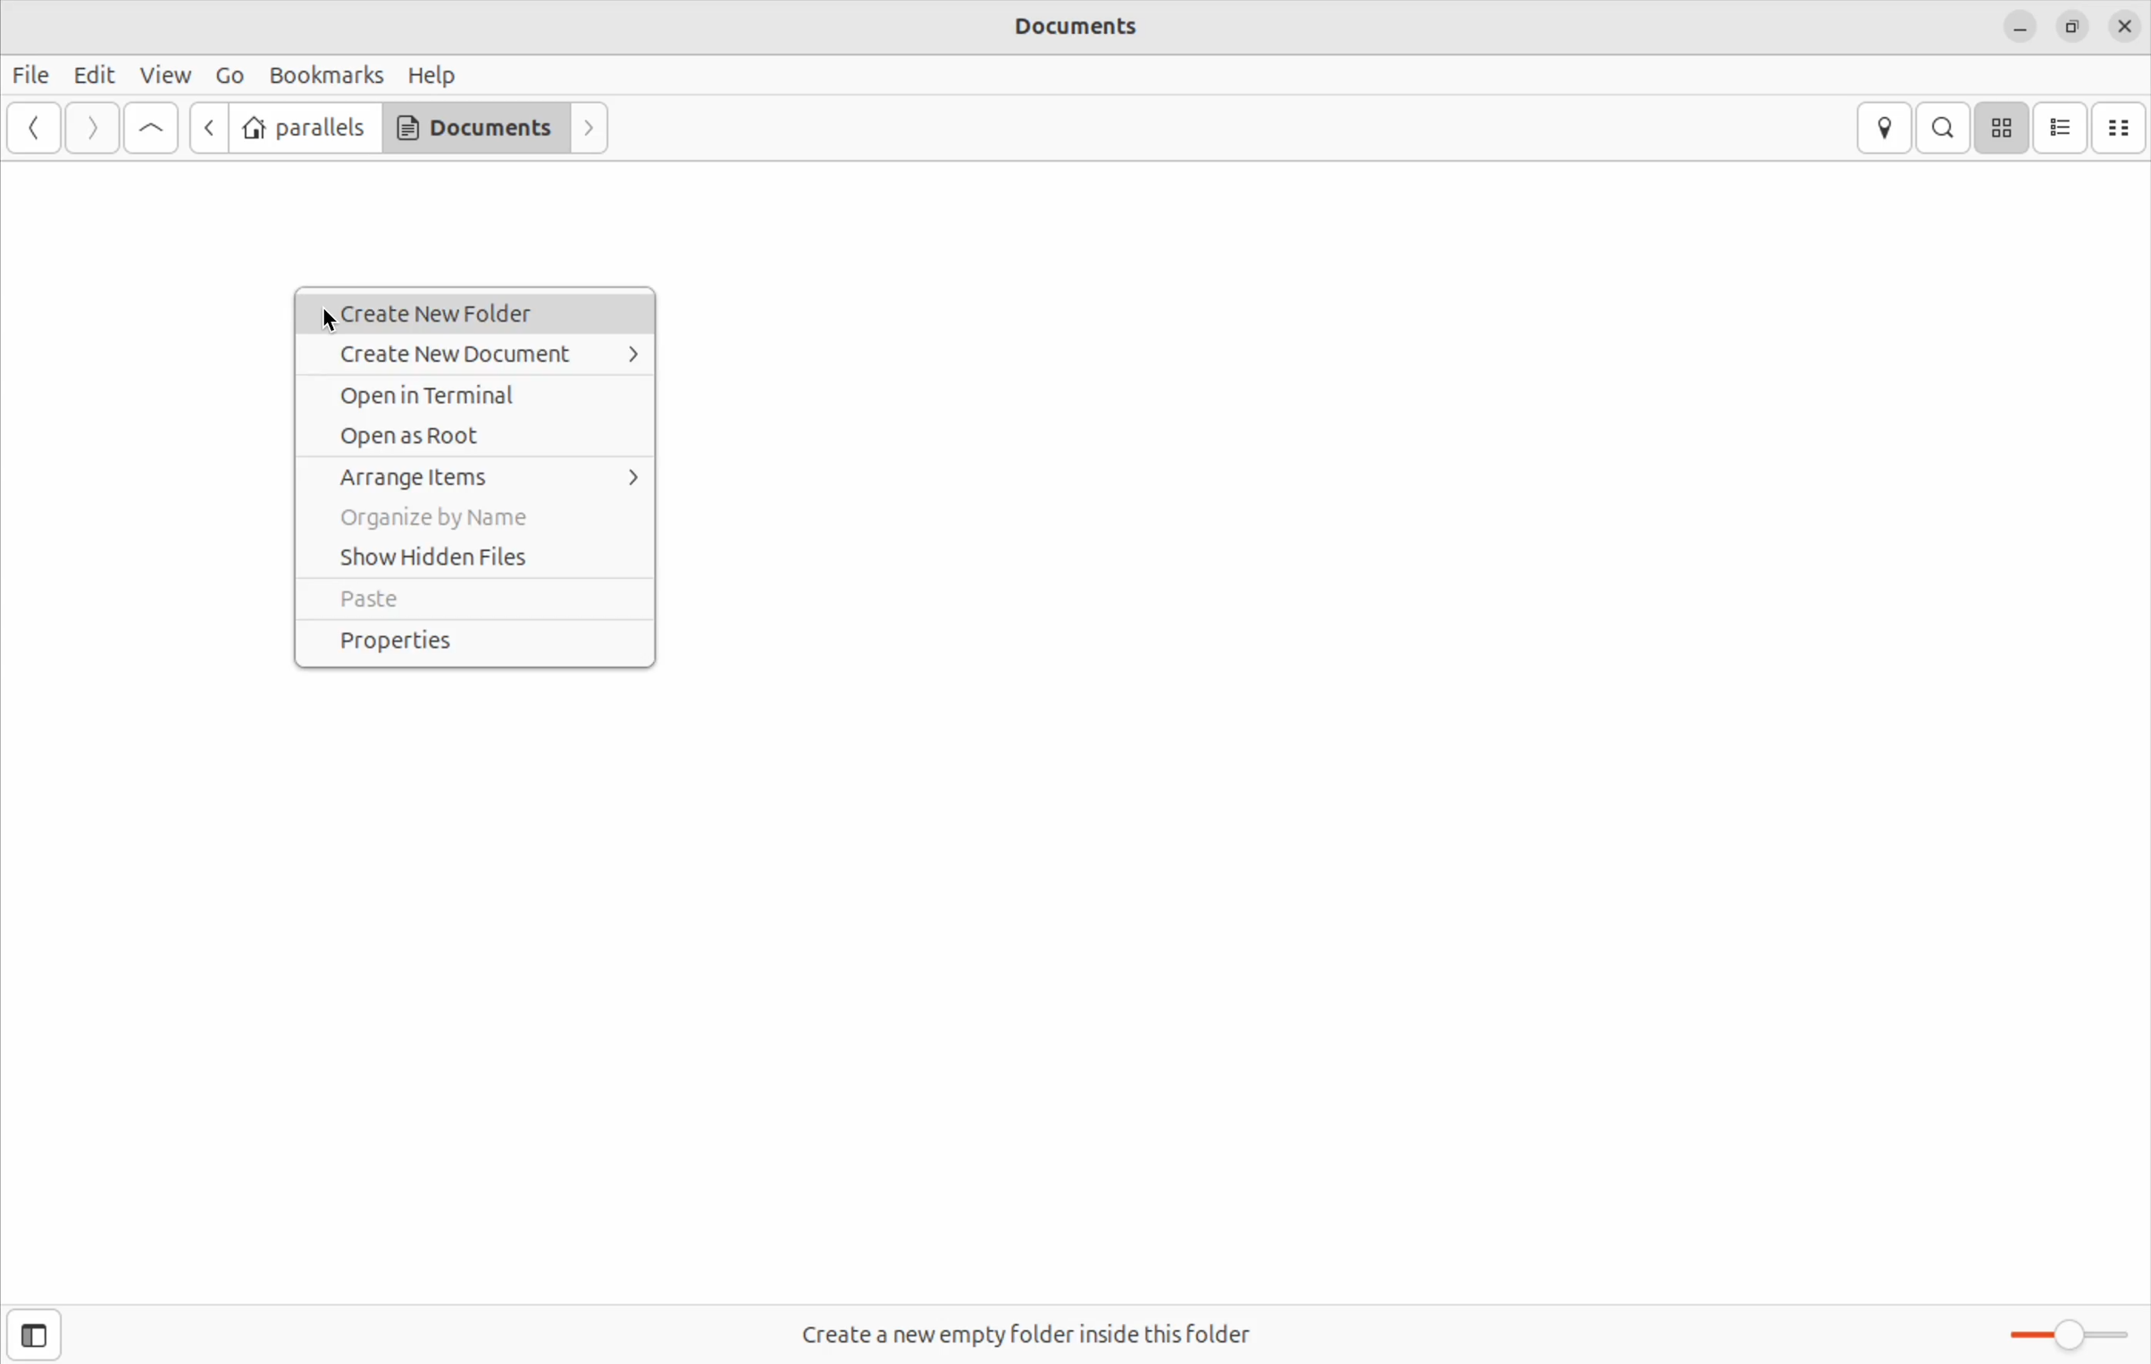 The width and height of the screenshot is (2151, 1364). I want to click on icon view, so click(2005, 129).